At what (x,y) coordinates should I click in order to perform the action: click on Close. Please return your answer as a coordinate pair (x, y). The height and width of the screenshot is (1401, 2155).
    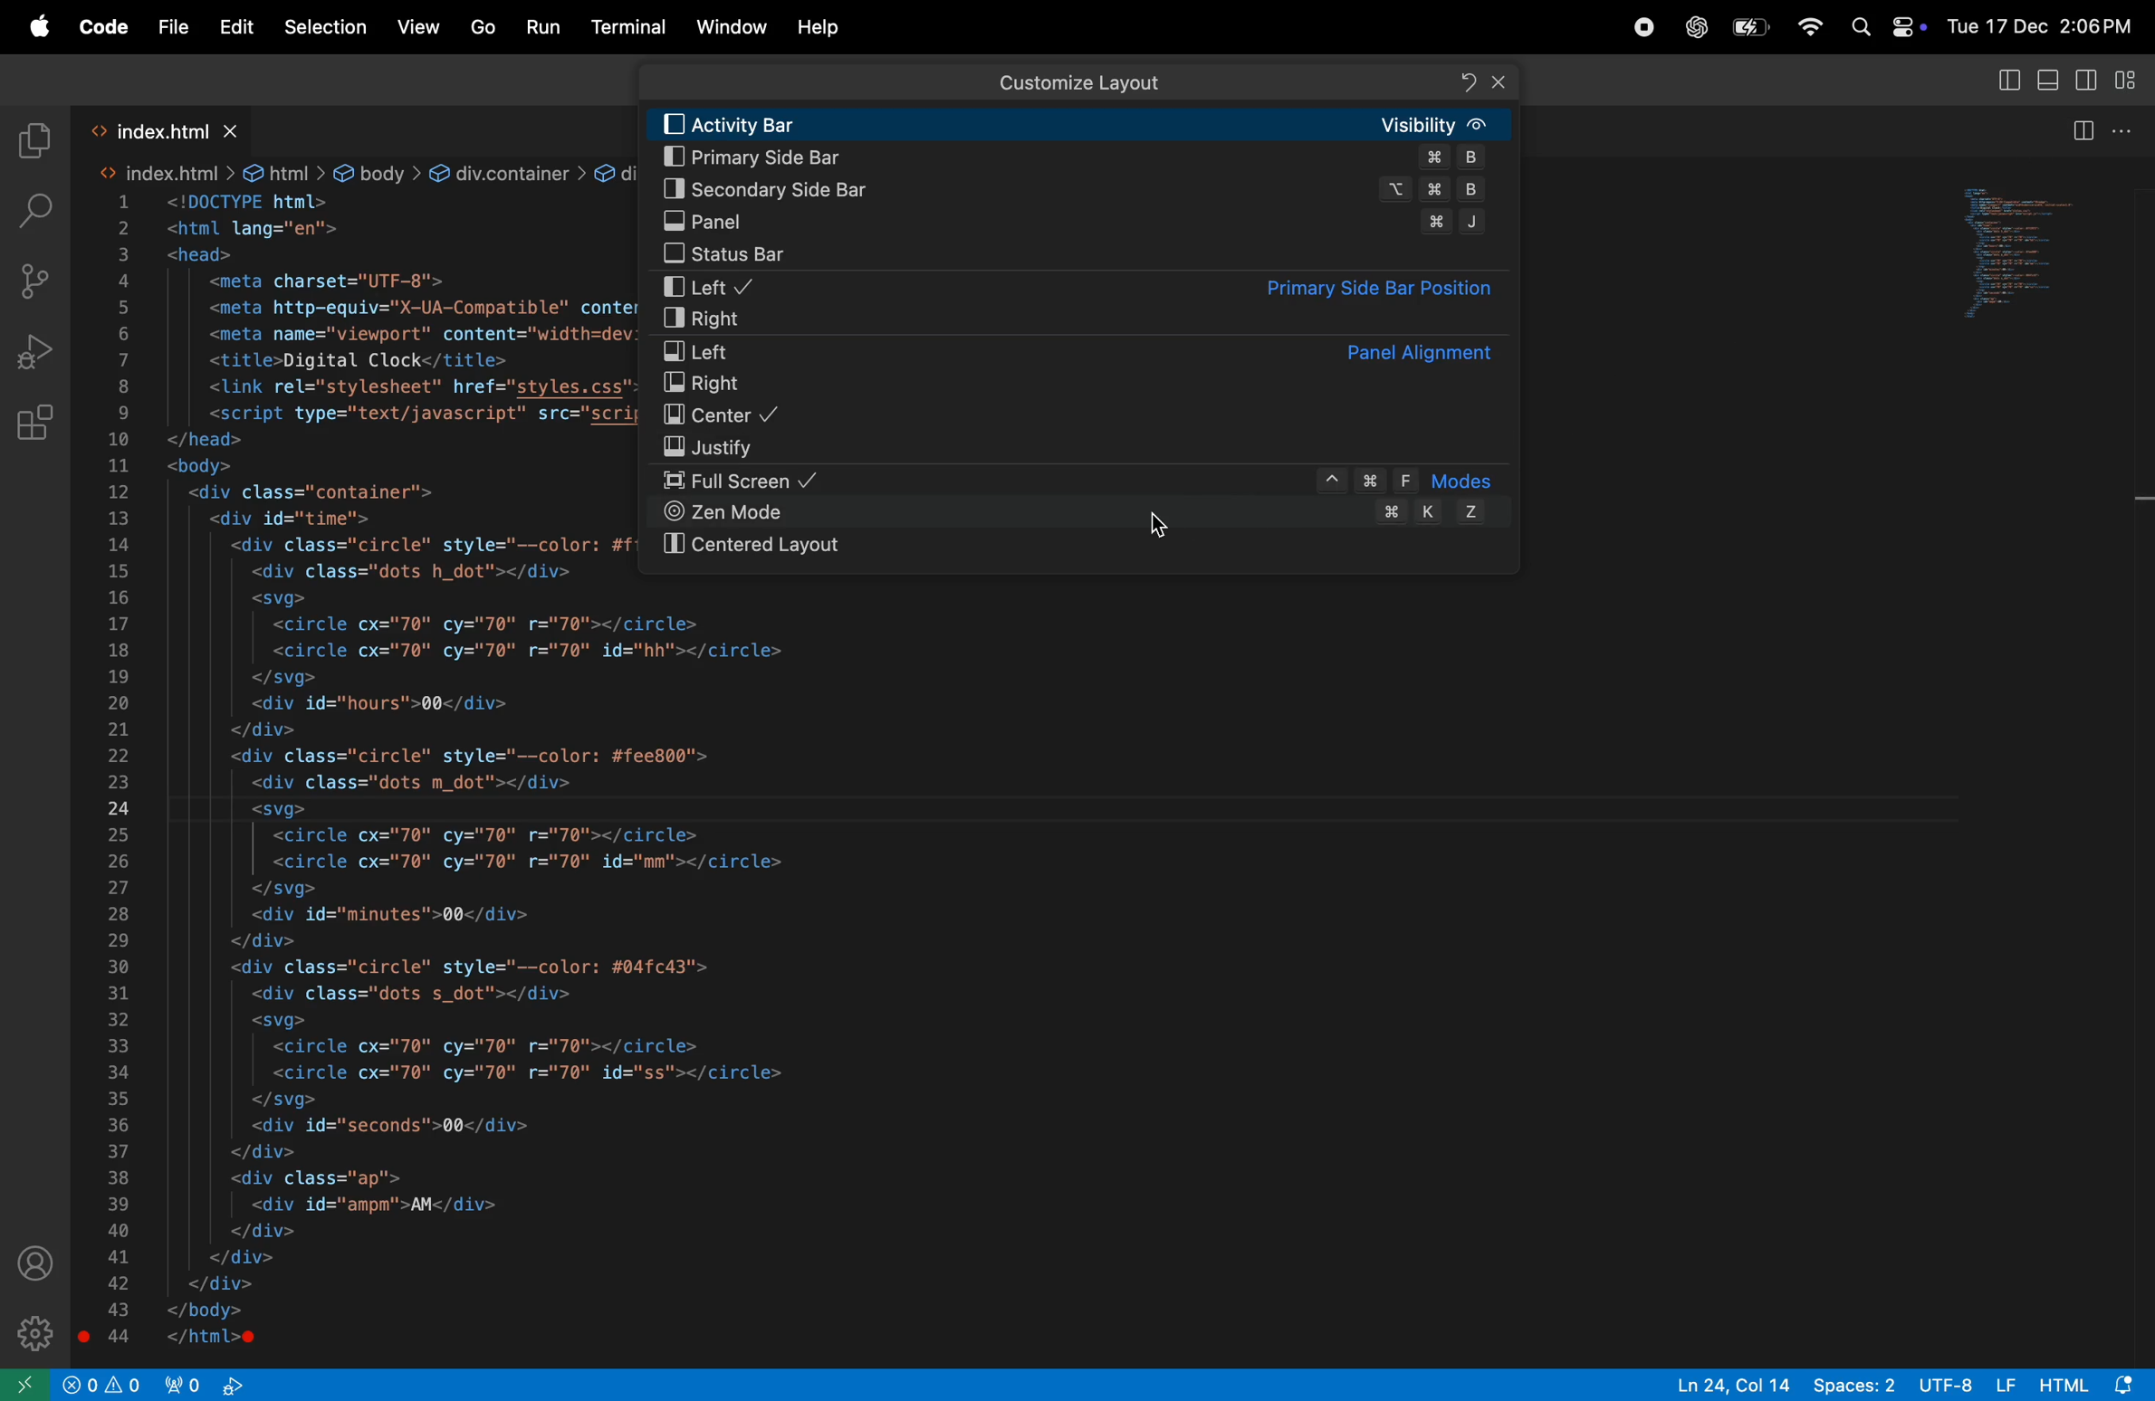
    Looking at the image, I should click on (1499, 81).